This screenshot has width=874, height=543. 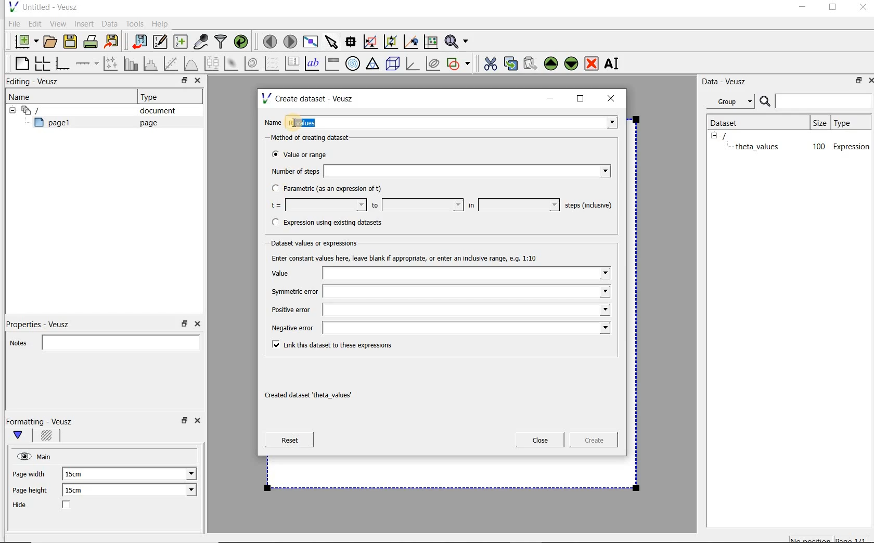 I want to click on plot covariance ellipses, so click(x=433, y=63).